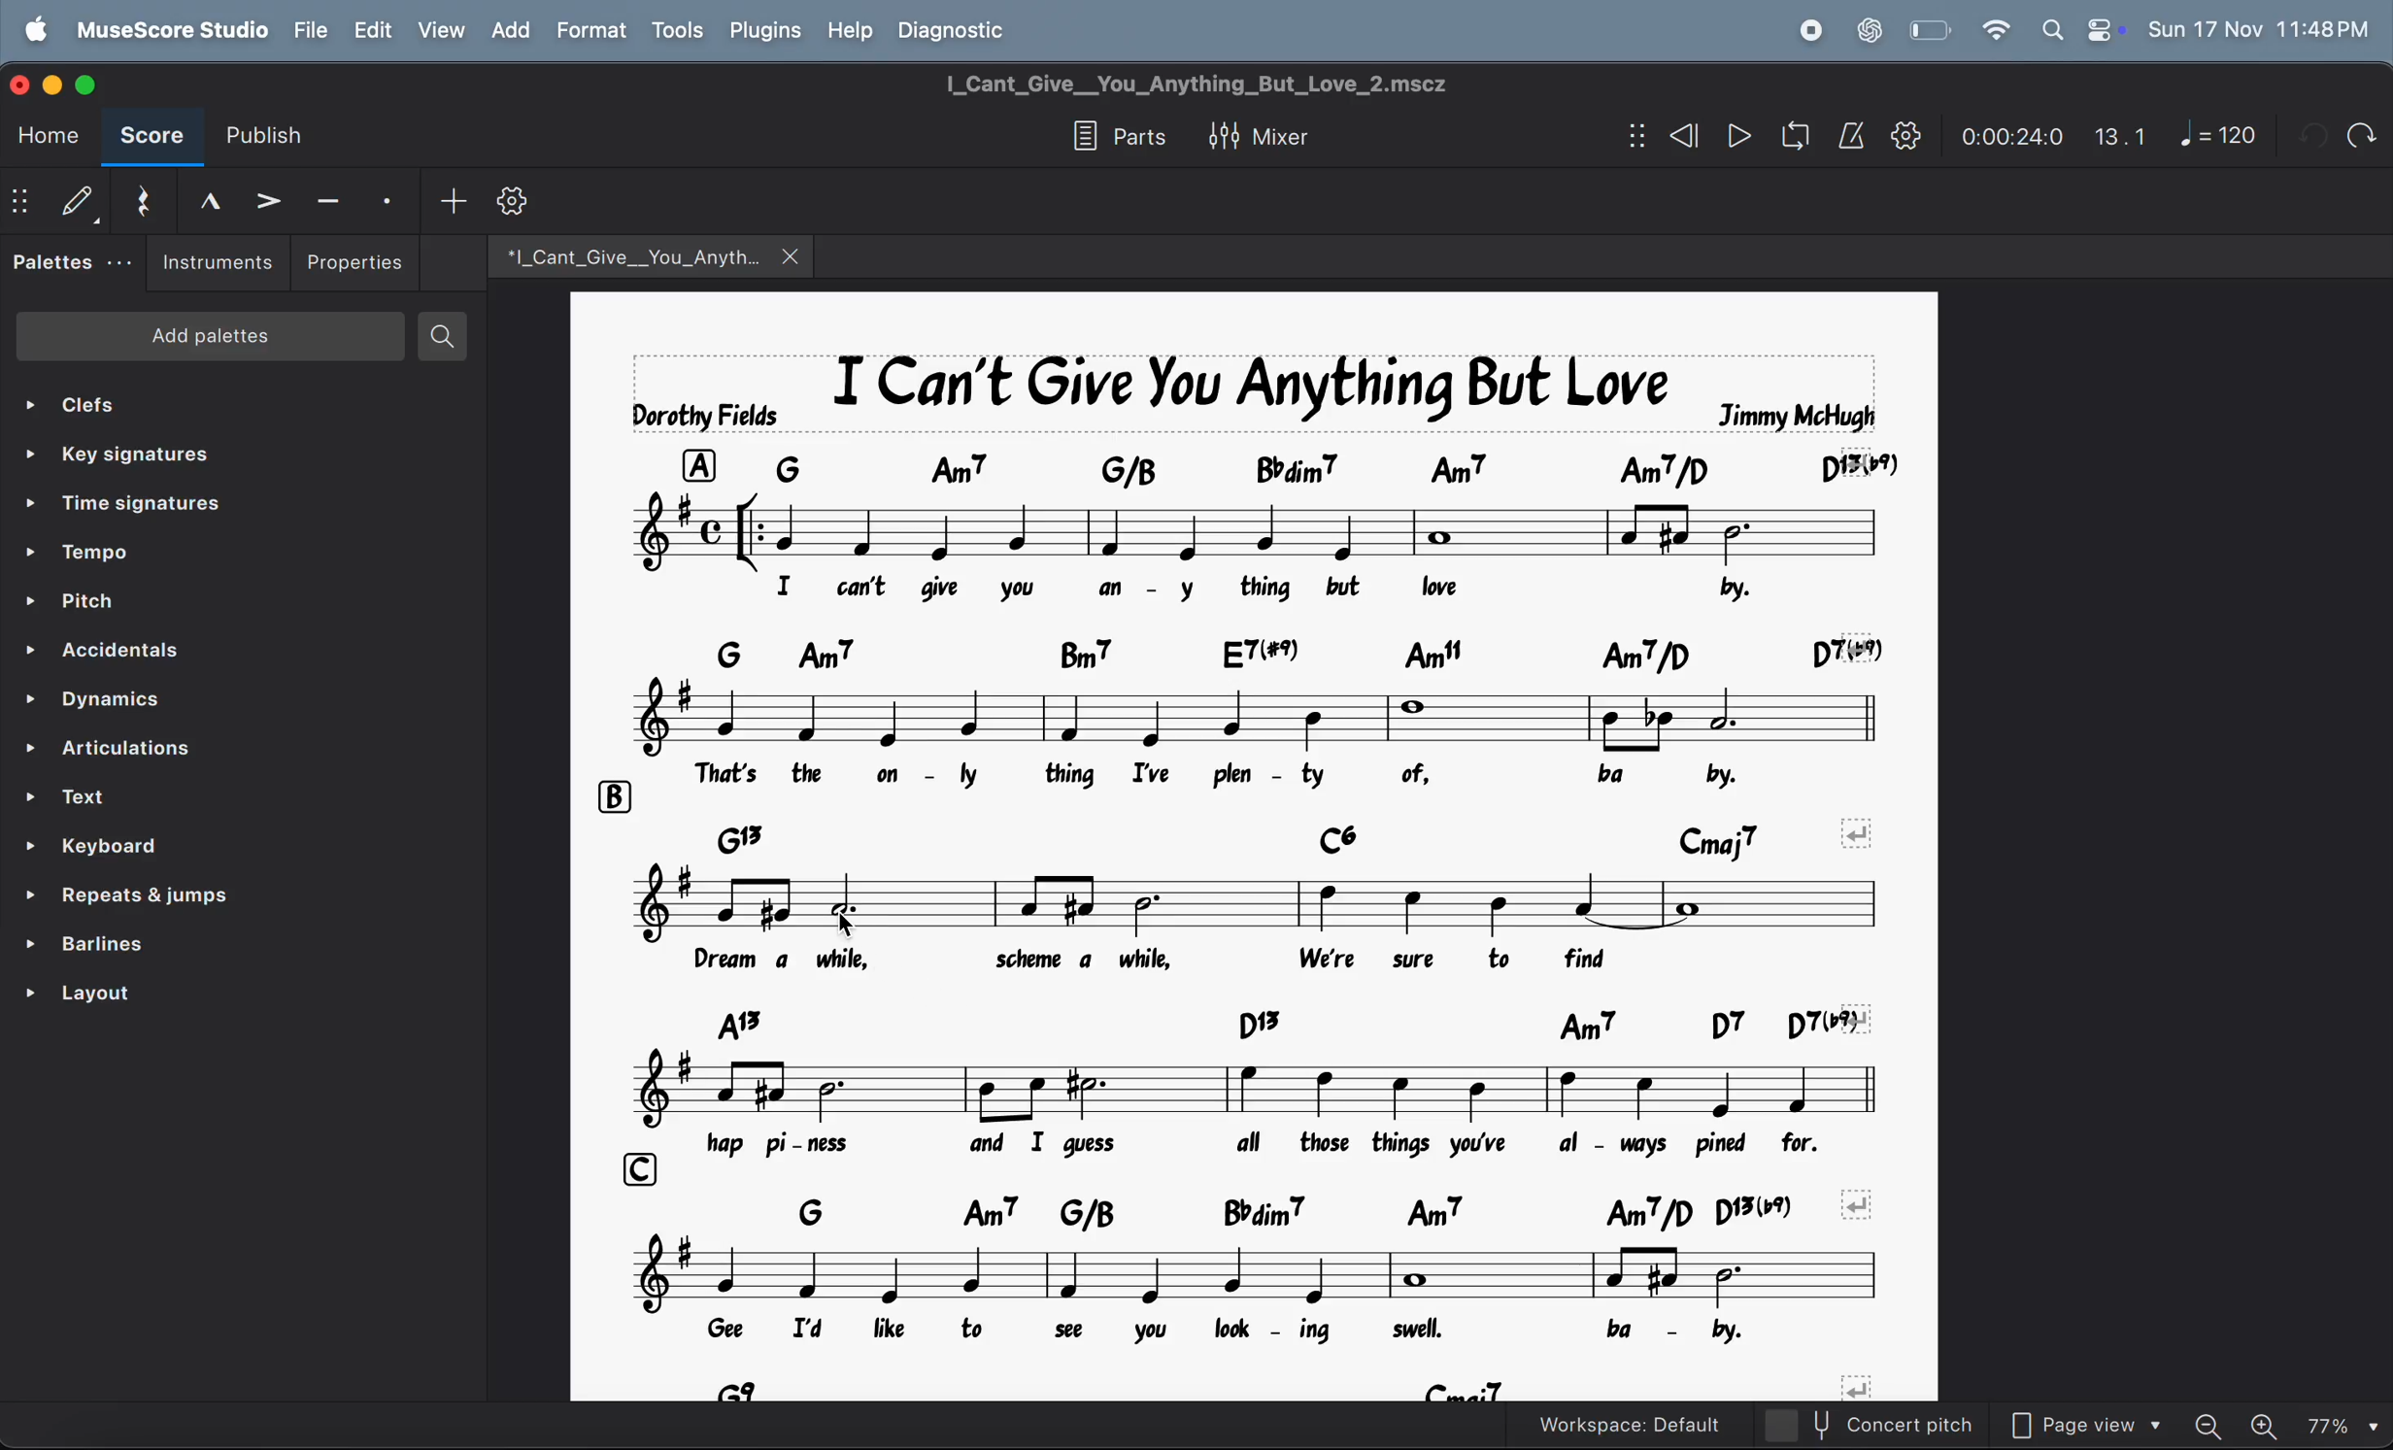  Describe the element at coordinates (764, 33) in the screenshot. I see `plugins` at that location.